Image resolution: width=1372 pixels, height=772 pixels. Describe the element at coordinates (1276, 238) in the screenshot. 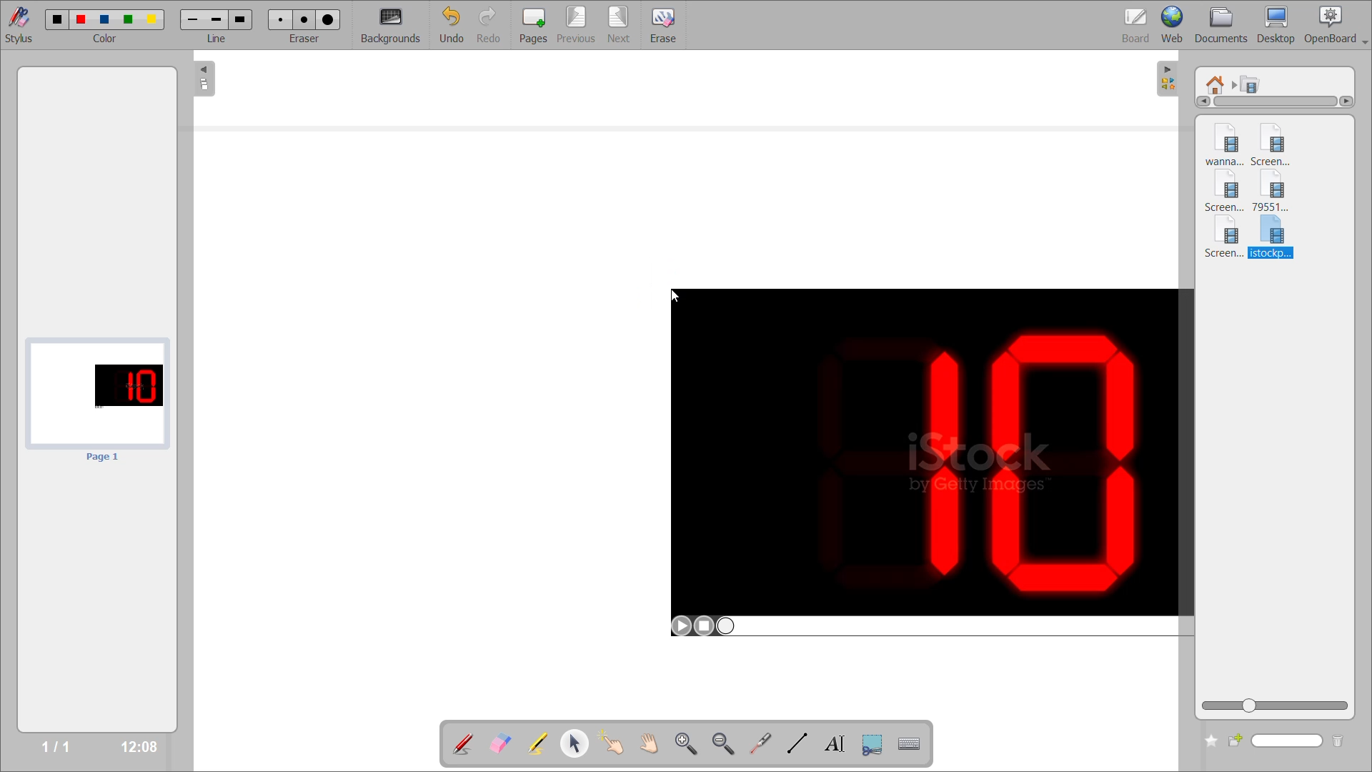

I see `video 6` at that location.